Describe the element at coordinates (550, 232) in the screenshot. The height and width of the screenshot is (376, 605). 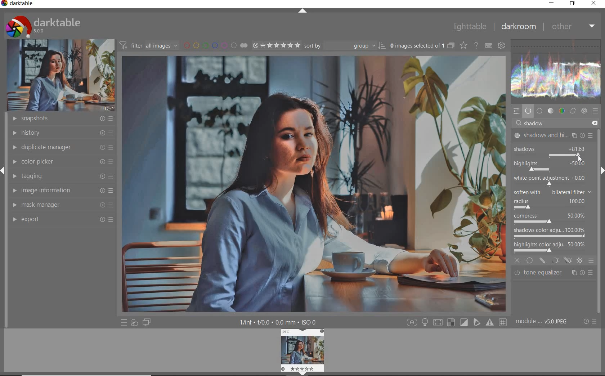
I see `shadows color adjustment` at that location.